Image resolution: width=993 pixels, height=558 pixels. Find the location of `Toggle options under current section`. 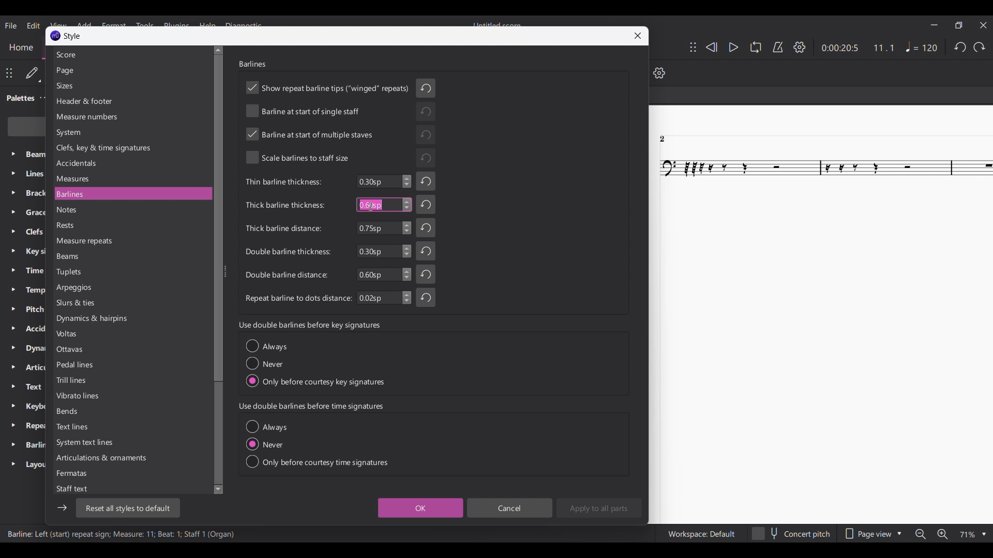

Toggle options under current section is located at coordinates (315, 363).